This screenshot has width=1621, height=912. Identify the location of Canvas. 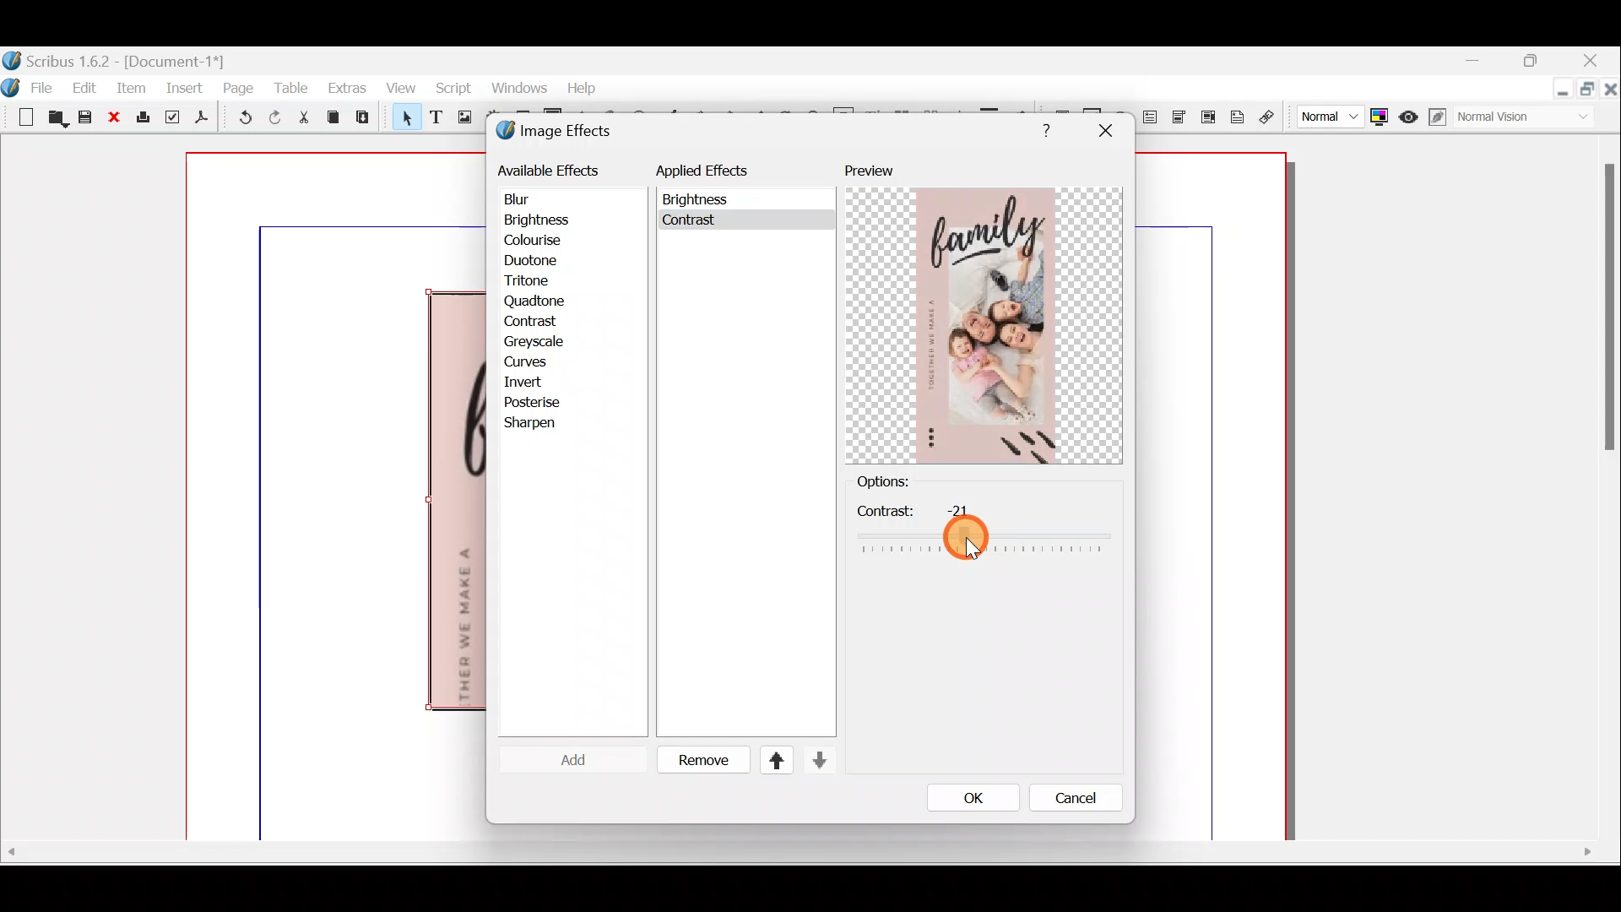
(337, 497).